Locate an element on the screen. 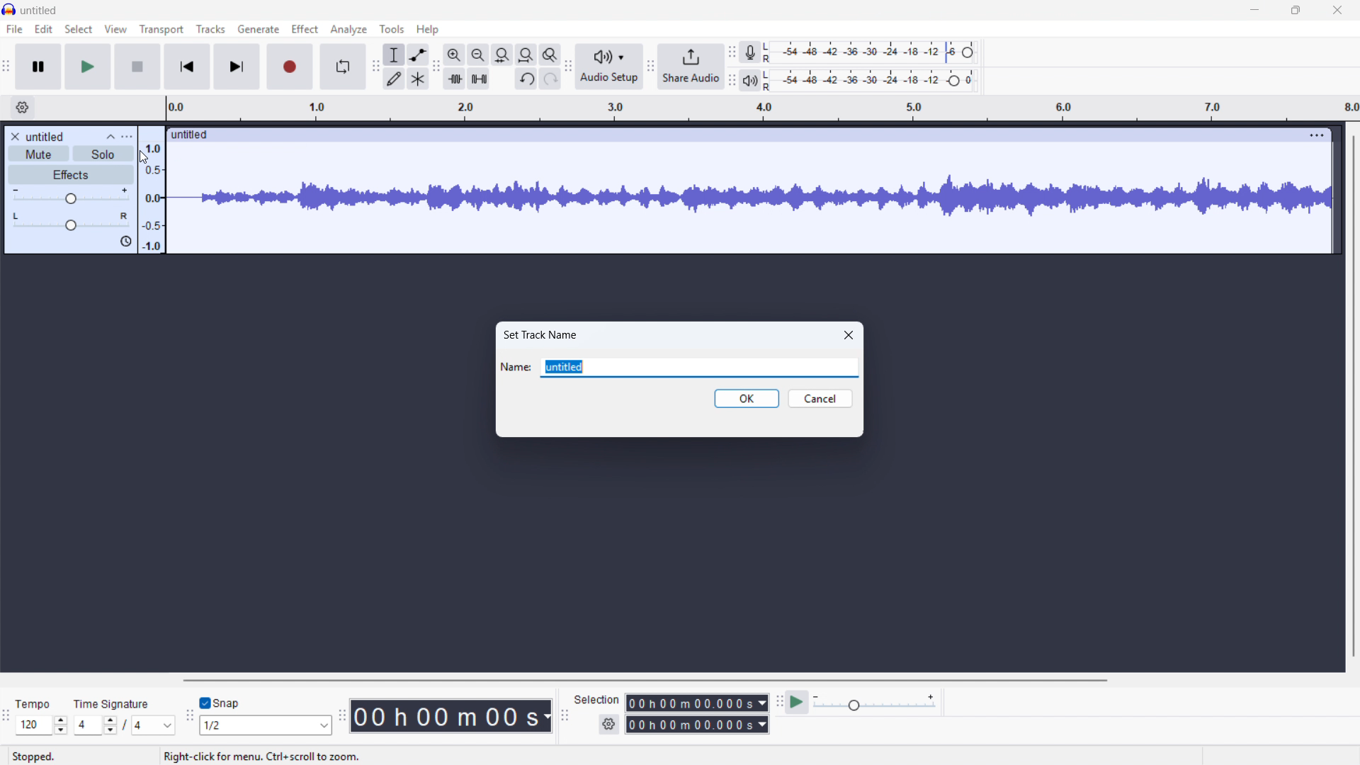  Amplitude  is located at coordinates (150, 189).